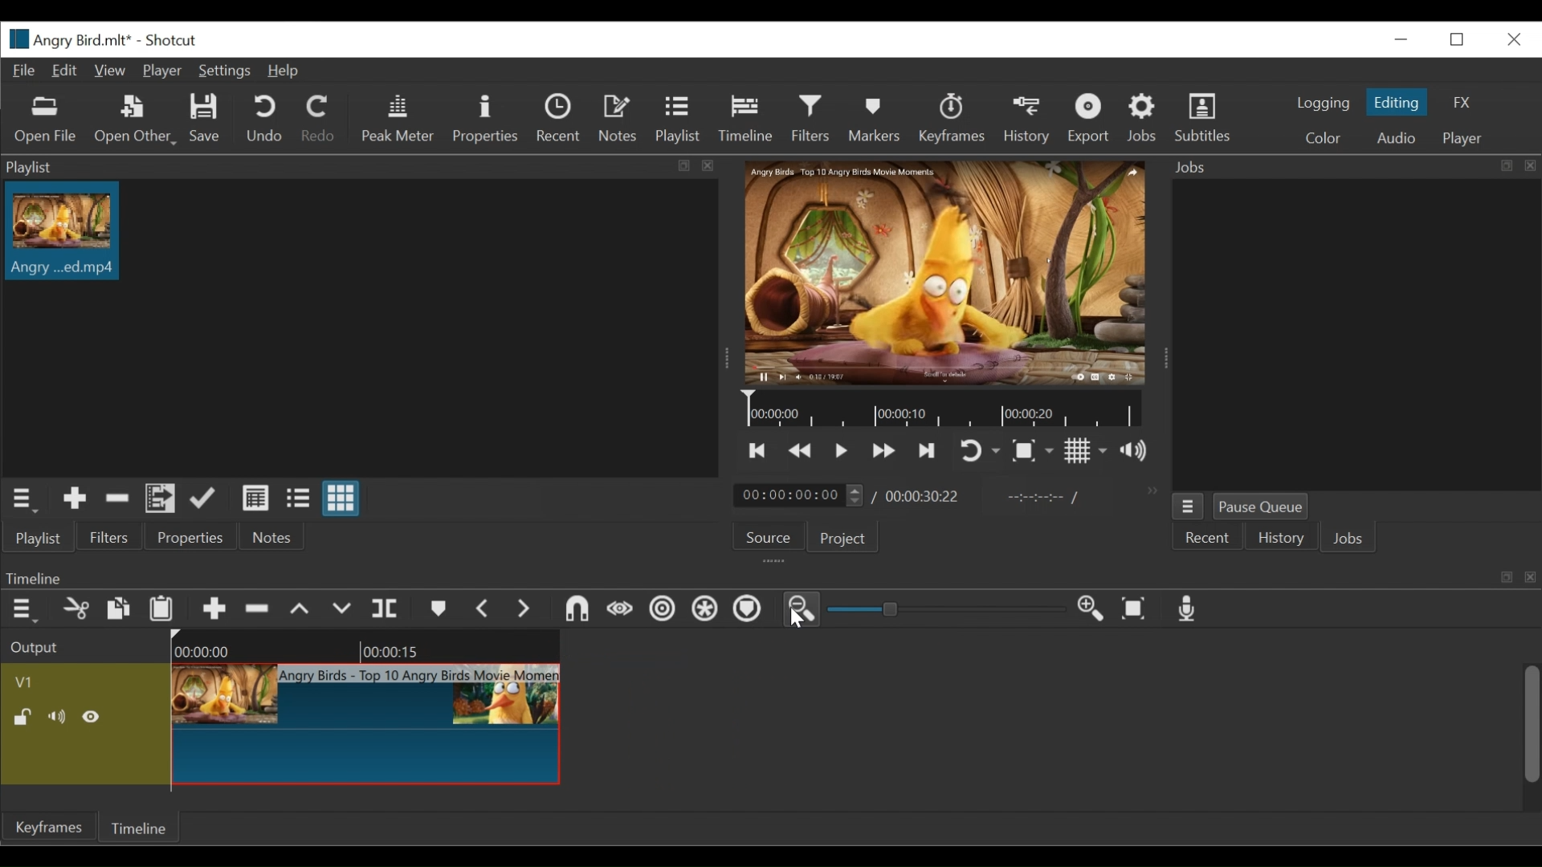 Image resolution: width=1542 pixels, height=867 pixels. What do you see at coordinates (924, 496) in the screenshot?
I see `Total Duration` at bounding box center [924, 496].